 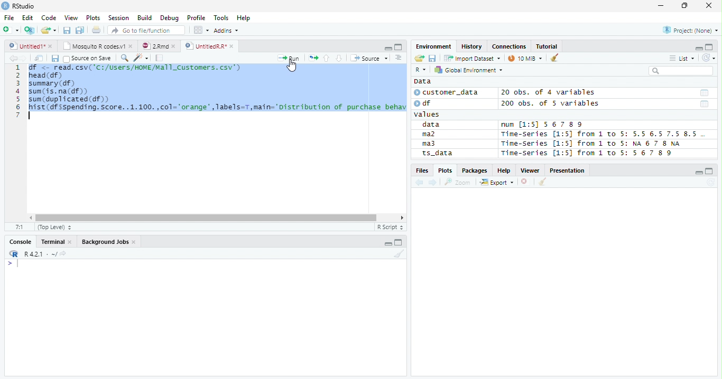 What do you see at coordinates (509, 46) in the screenshot?
I see `Connections` at bounding box center [509, 46].